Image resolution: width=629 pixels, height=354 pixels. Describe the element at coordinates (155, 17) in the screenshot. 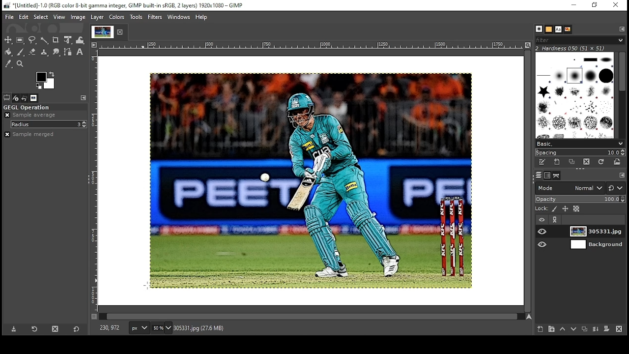

I see `filters` at that location.